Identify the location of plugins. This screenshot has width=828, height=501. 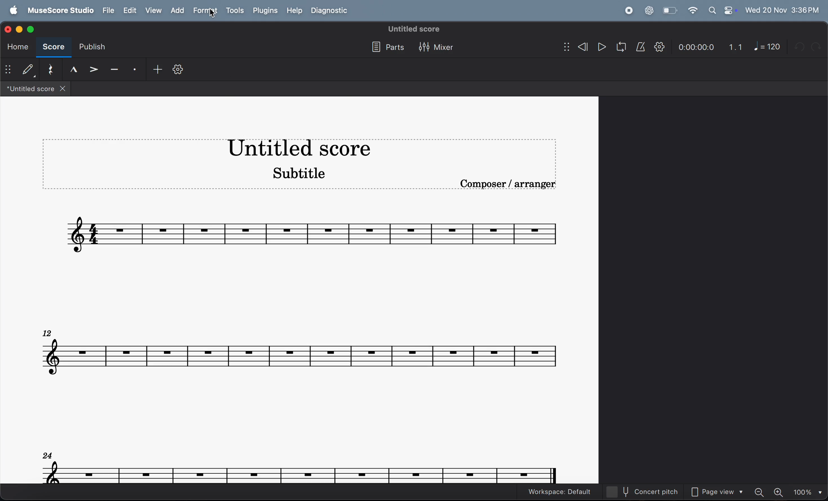
(265, 10).